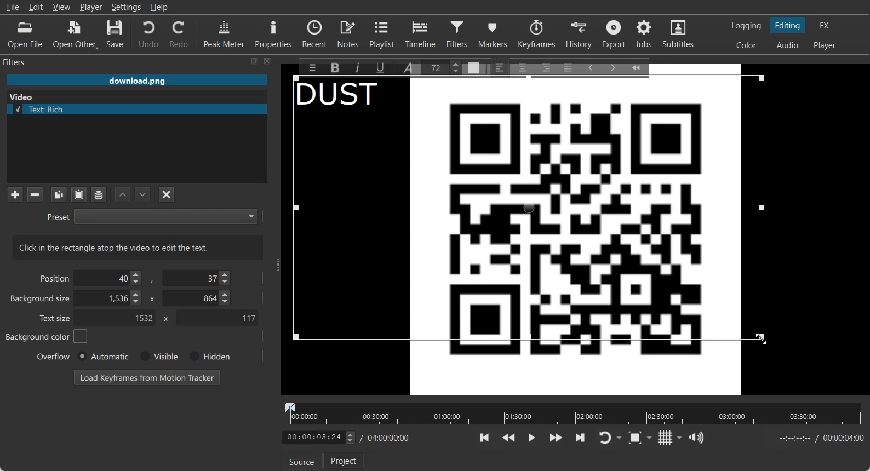  What do you see at coordinates (788, 45) in the screenshot?
I see `Switching to the Audio layout` at bounding box center [788, 45].